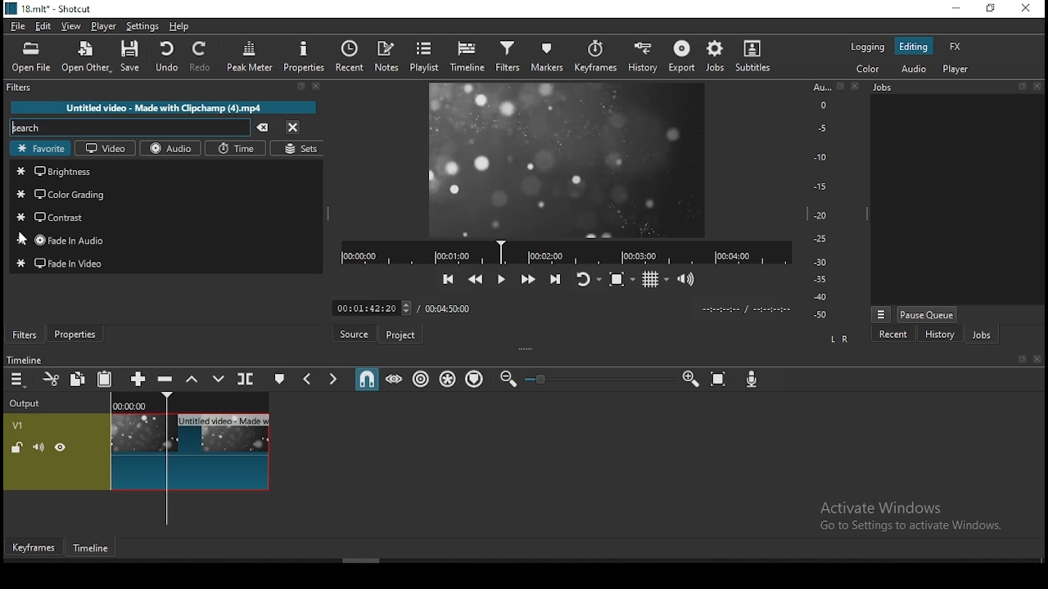  Describe the element at coordinates (85, 57) in the screenshot. I see `open other` at that location.